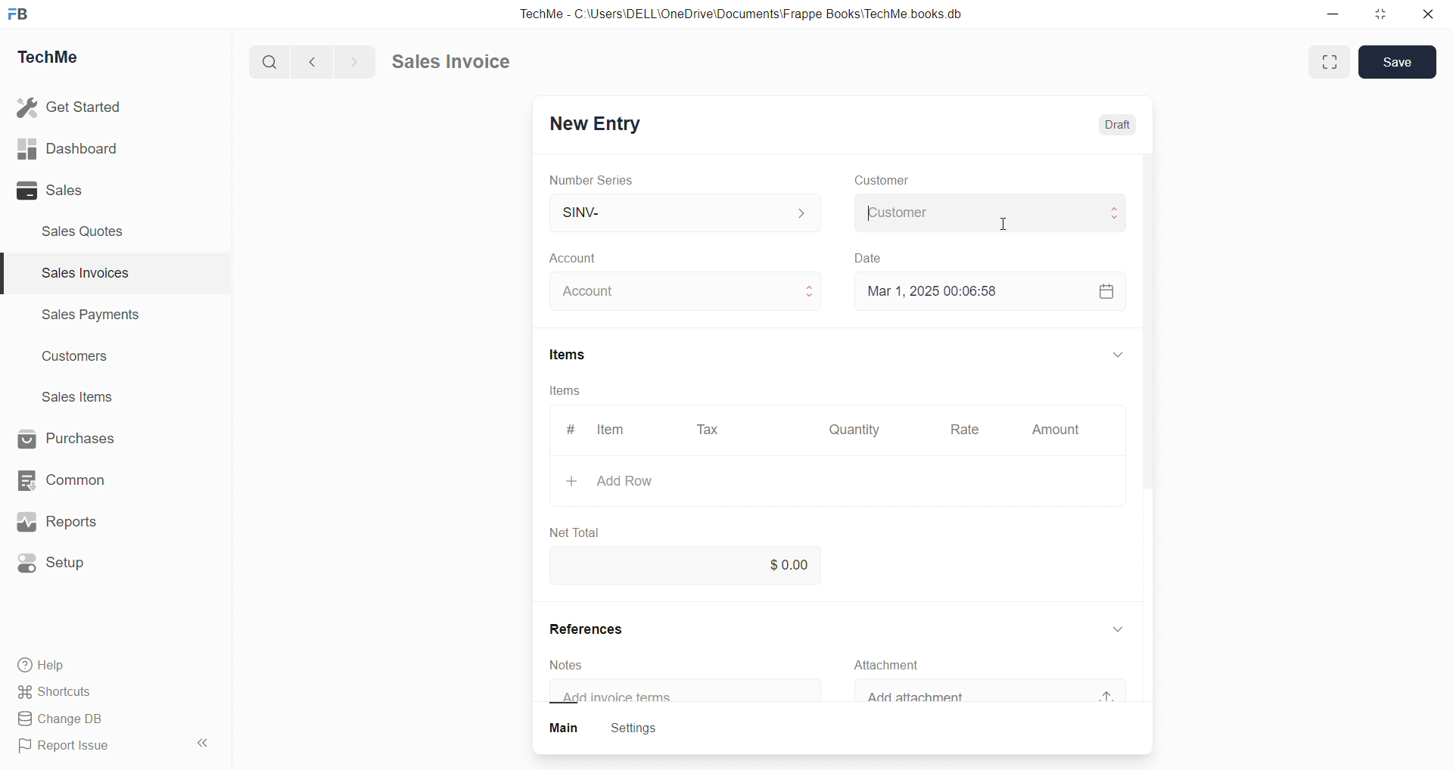 Image resolution: width=1453 pixels, height=770 pixels. What do you see at coordinates (457, 64) in the screenshot?
I see `Sales Invoice` at bounding box center [457, 64].